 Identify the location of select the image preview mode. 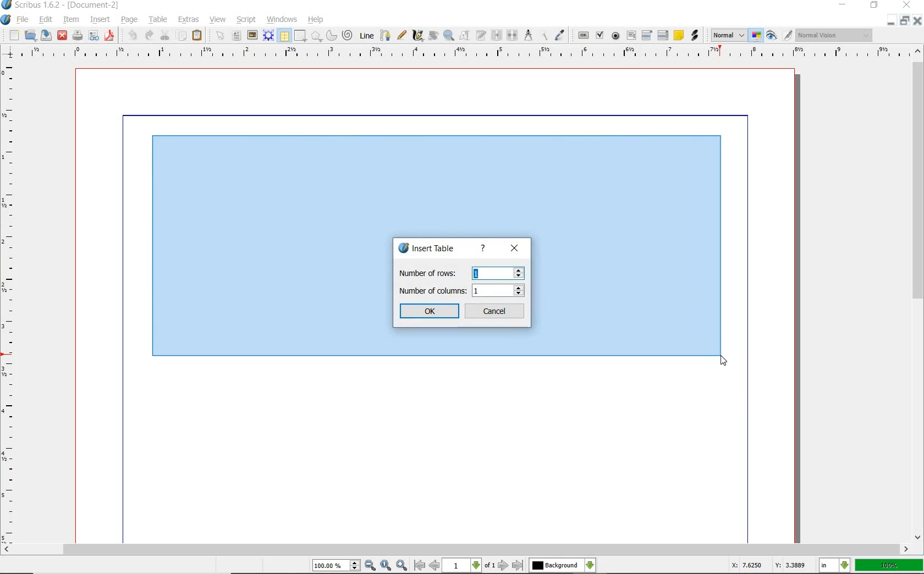
(727, 35).